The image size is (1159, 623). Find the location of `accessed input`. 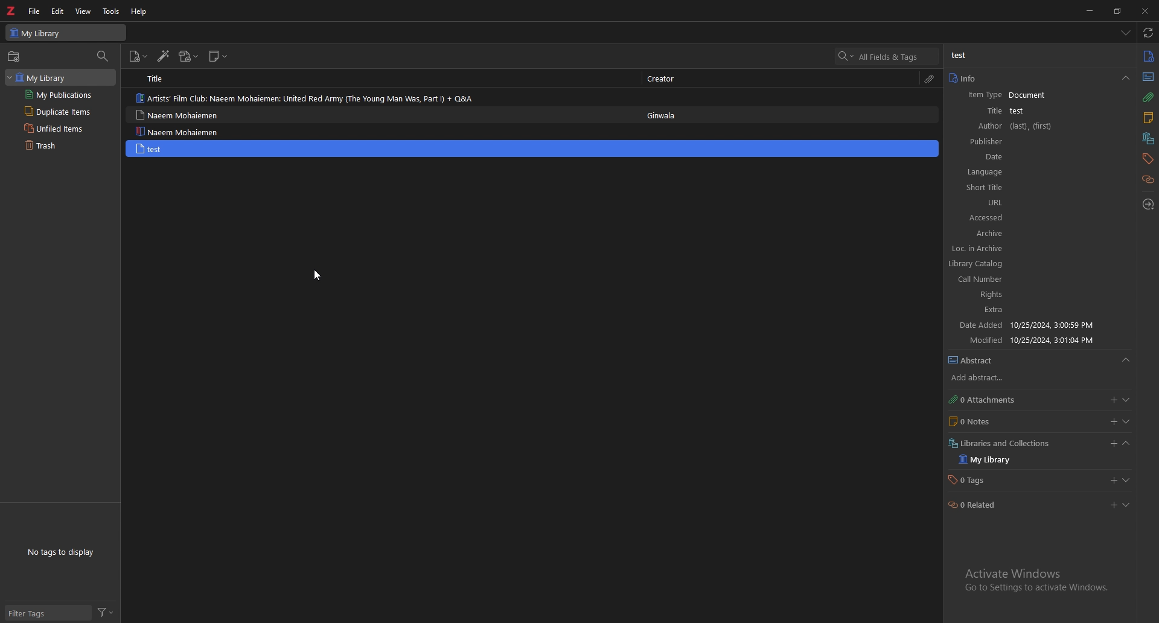

accessed input is located at coordinates (1044, 217).